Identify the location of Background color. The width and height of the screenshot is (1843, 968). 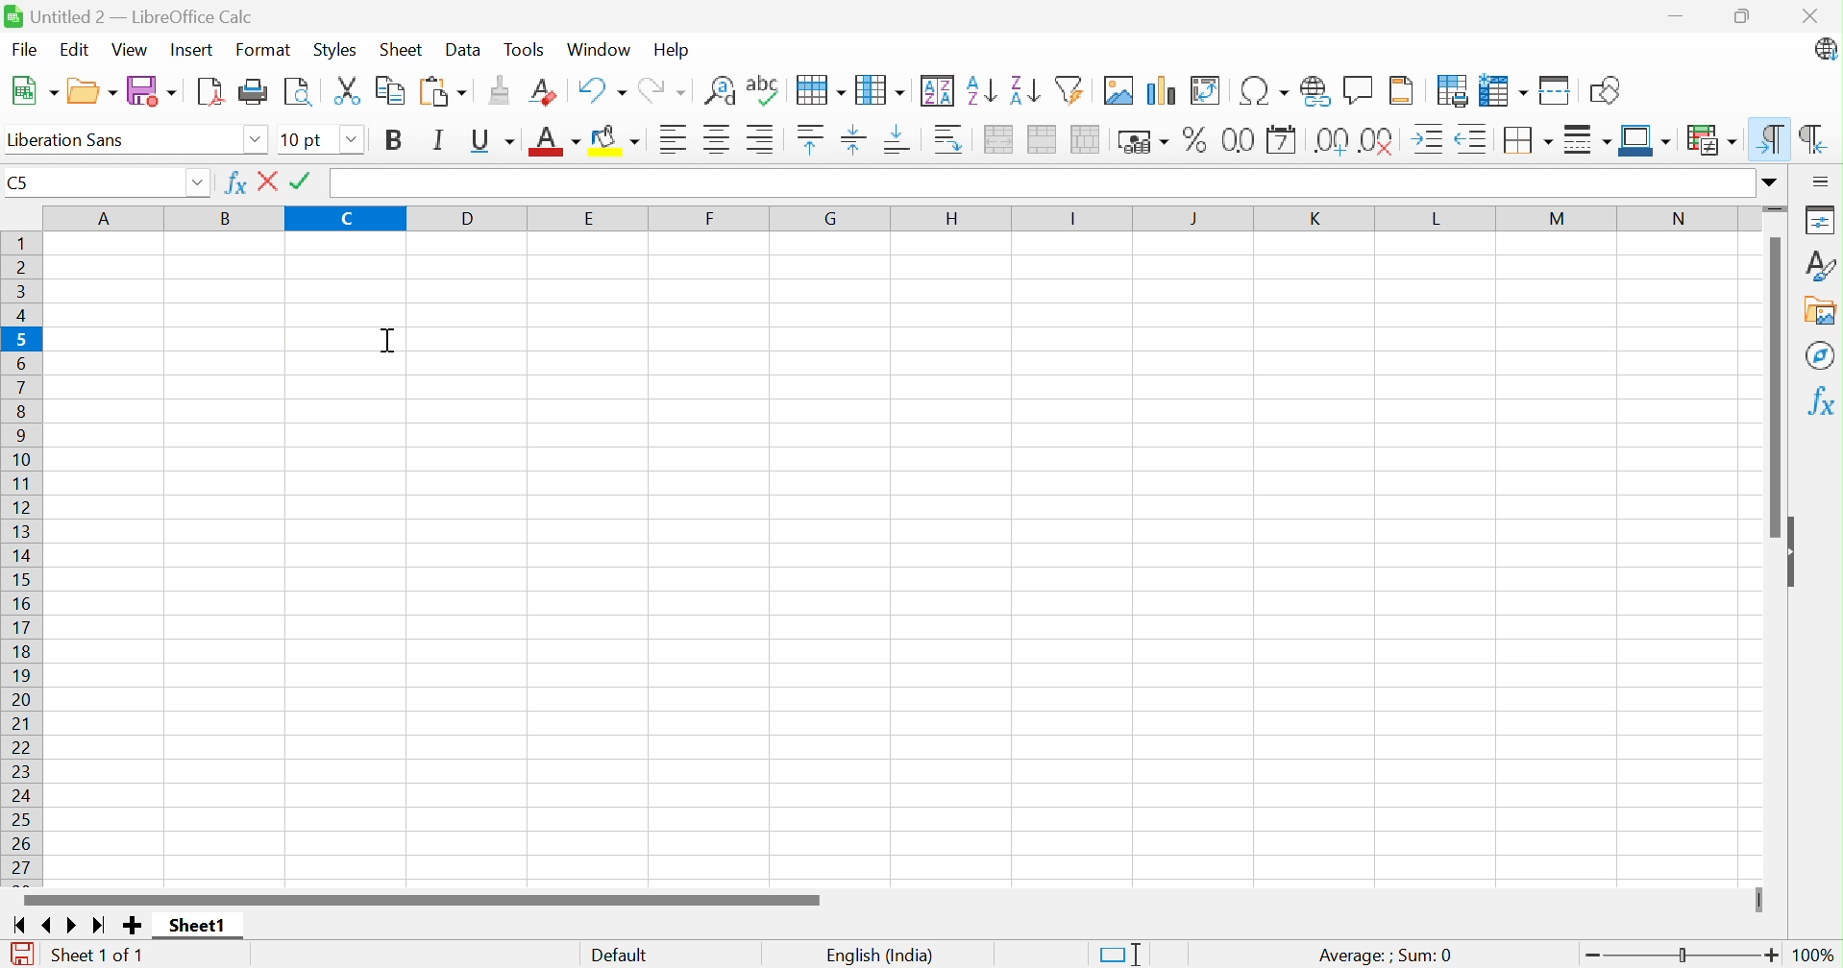
(619, 141).